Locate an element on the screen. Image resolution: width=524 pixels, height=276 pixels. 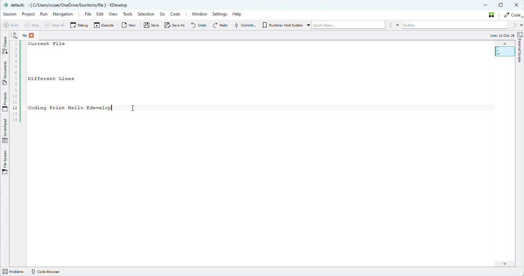
Save is located at coordinates (150, 26).